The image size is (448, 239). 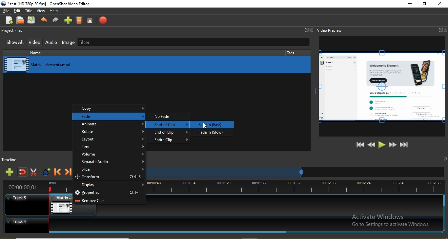 I want to click on close, so click(x=440, y=4).